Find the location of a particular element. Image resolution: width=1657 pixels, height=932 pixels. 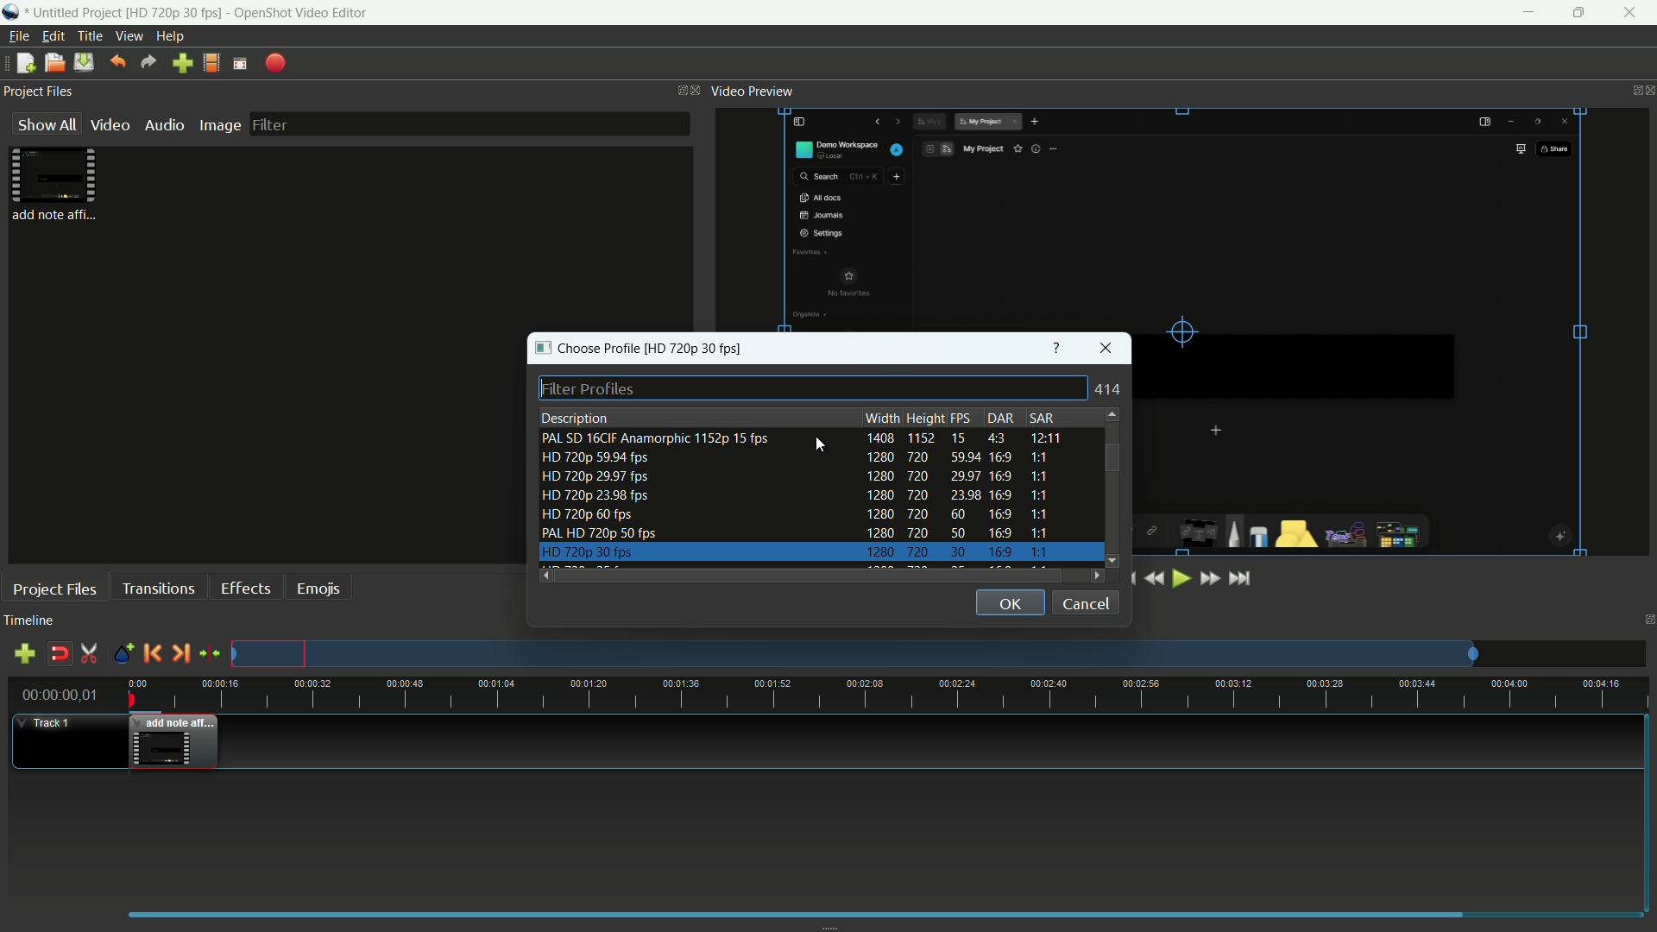

project file is located at coordinates (58, 184).